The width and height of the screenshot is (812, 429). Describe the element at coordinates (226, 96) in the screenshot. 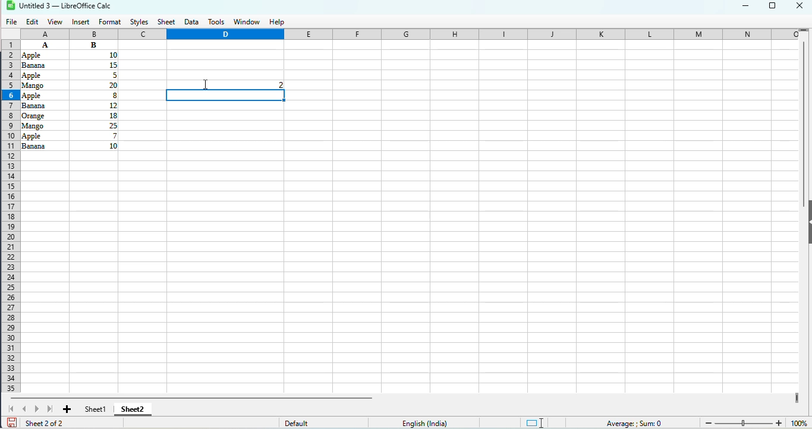

I see `current cell` at that location.